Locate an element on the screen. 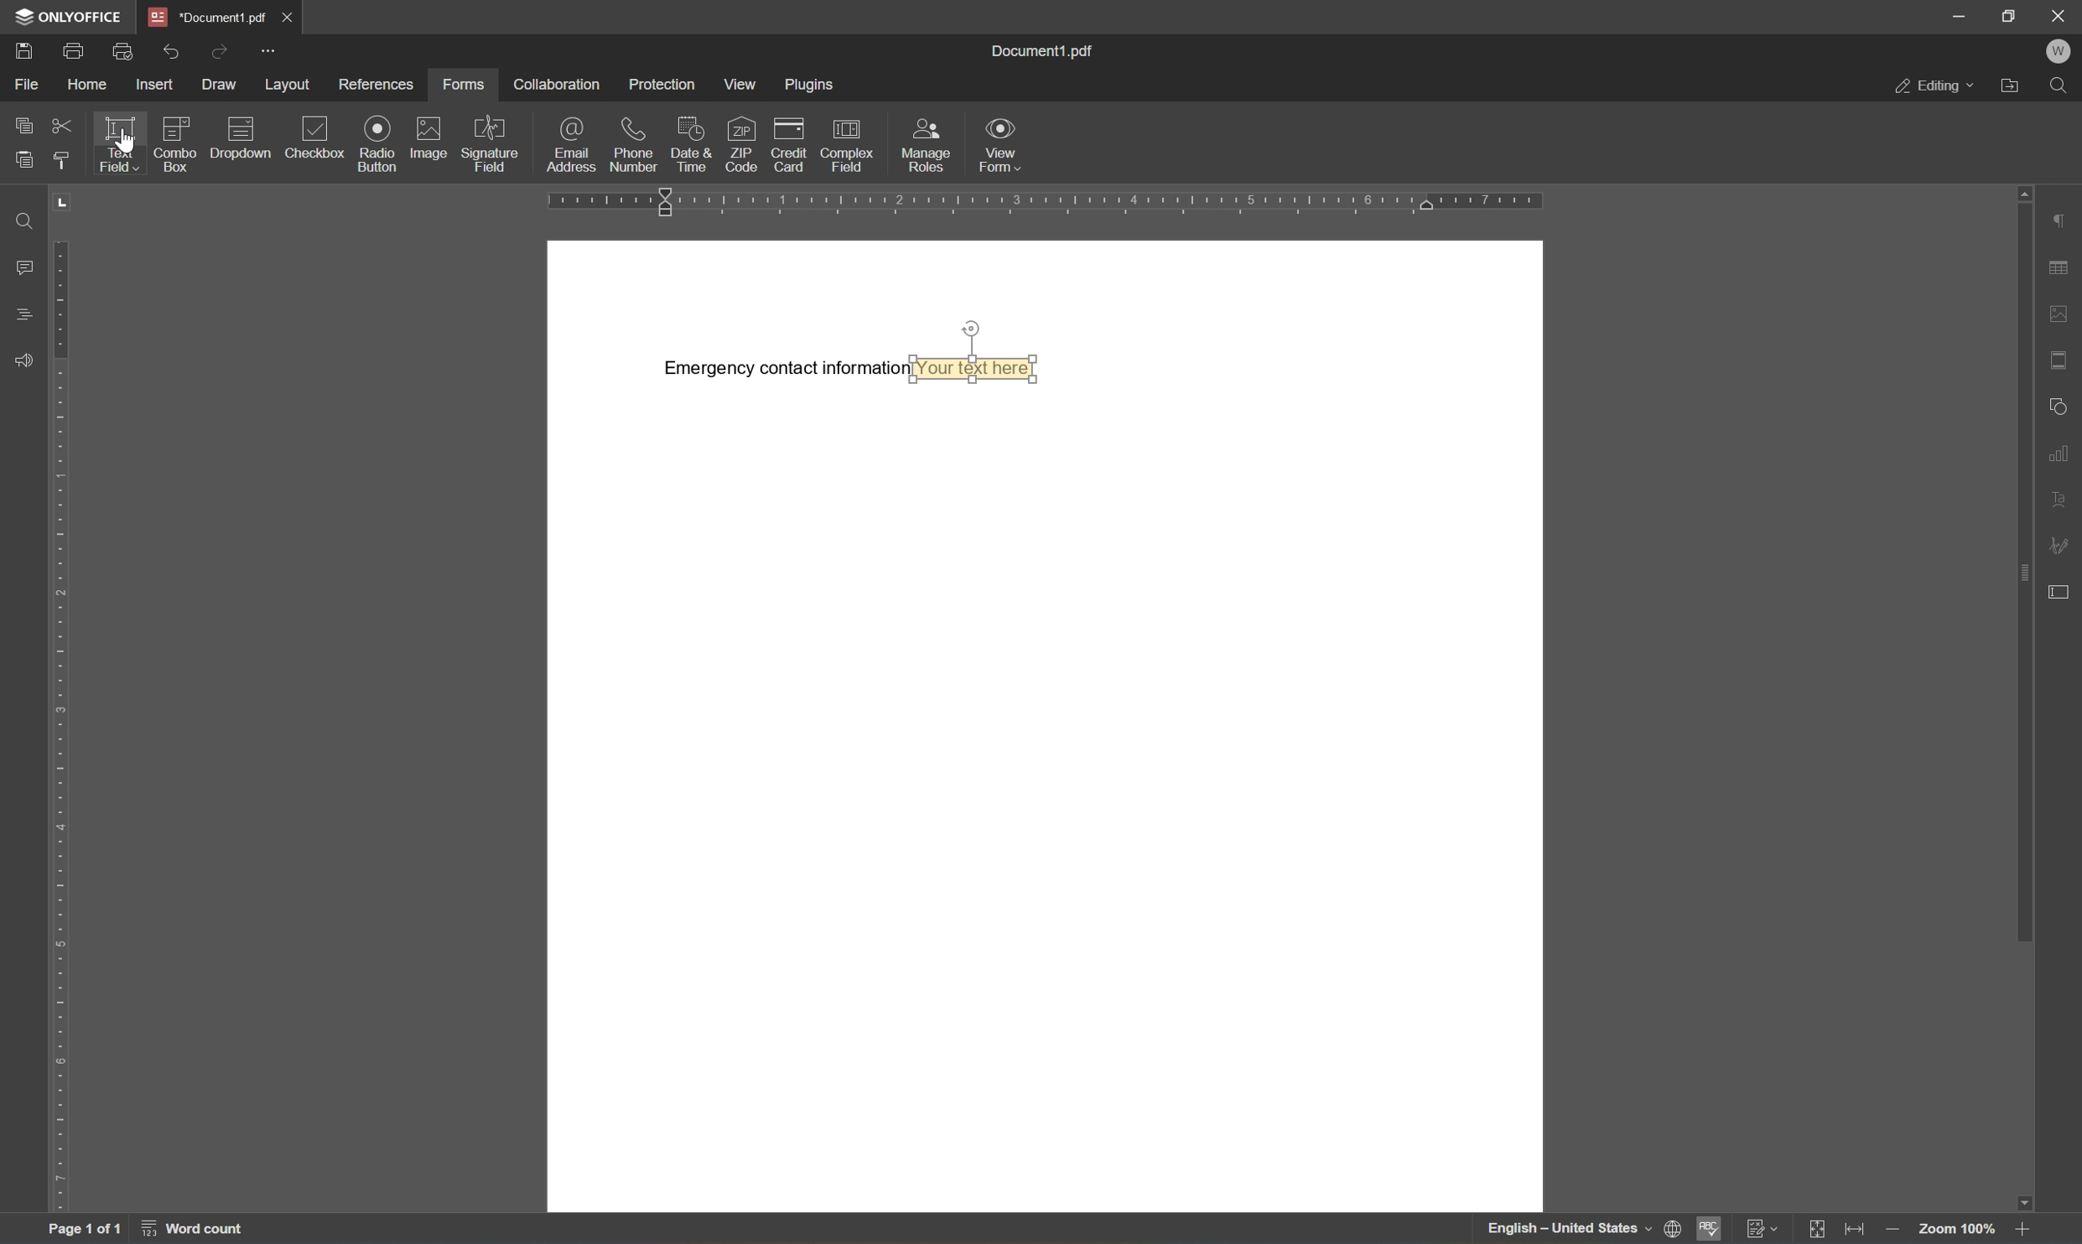 The height and width of the screenshot is (1244, 2082). scroll up is located at coordinates (2025, 189).